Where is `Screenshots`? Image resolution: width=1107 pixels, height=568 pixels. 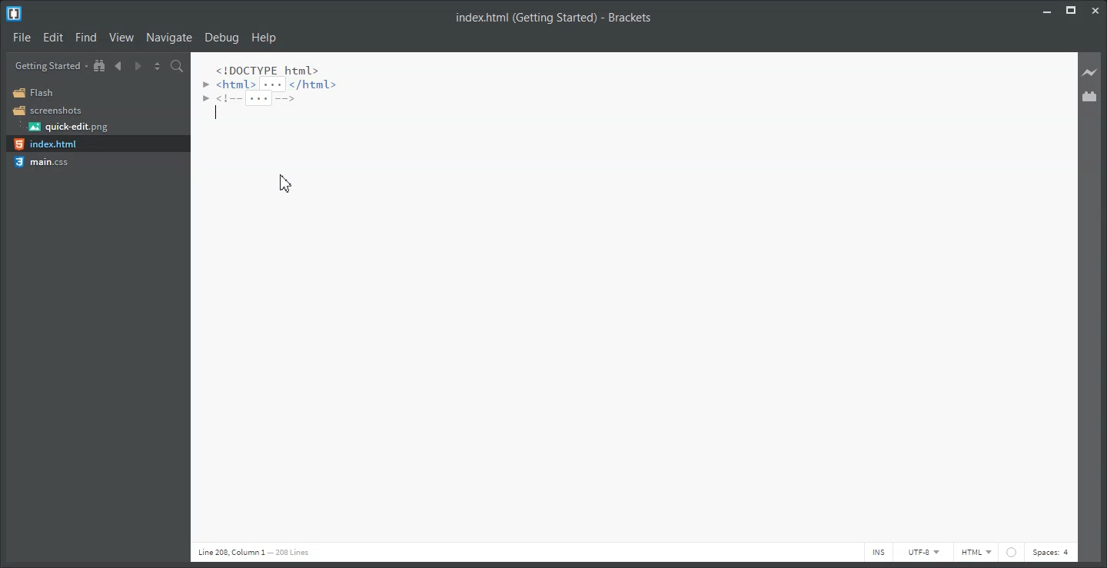 Screenshots is located at coordinates (48, 111).